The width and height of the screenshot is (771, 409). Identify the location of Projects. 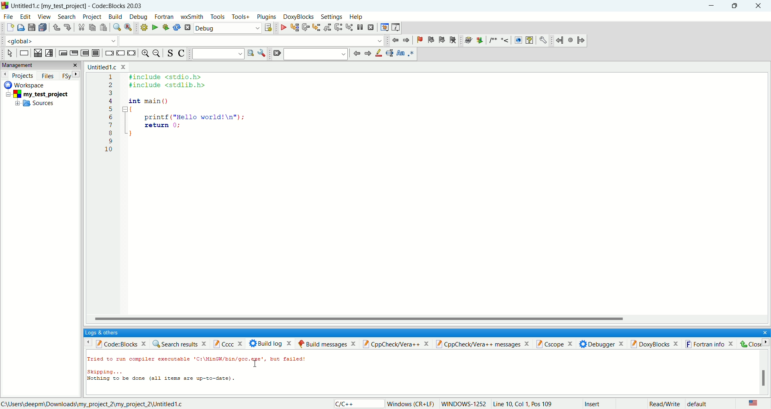
(18, 74).